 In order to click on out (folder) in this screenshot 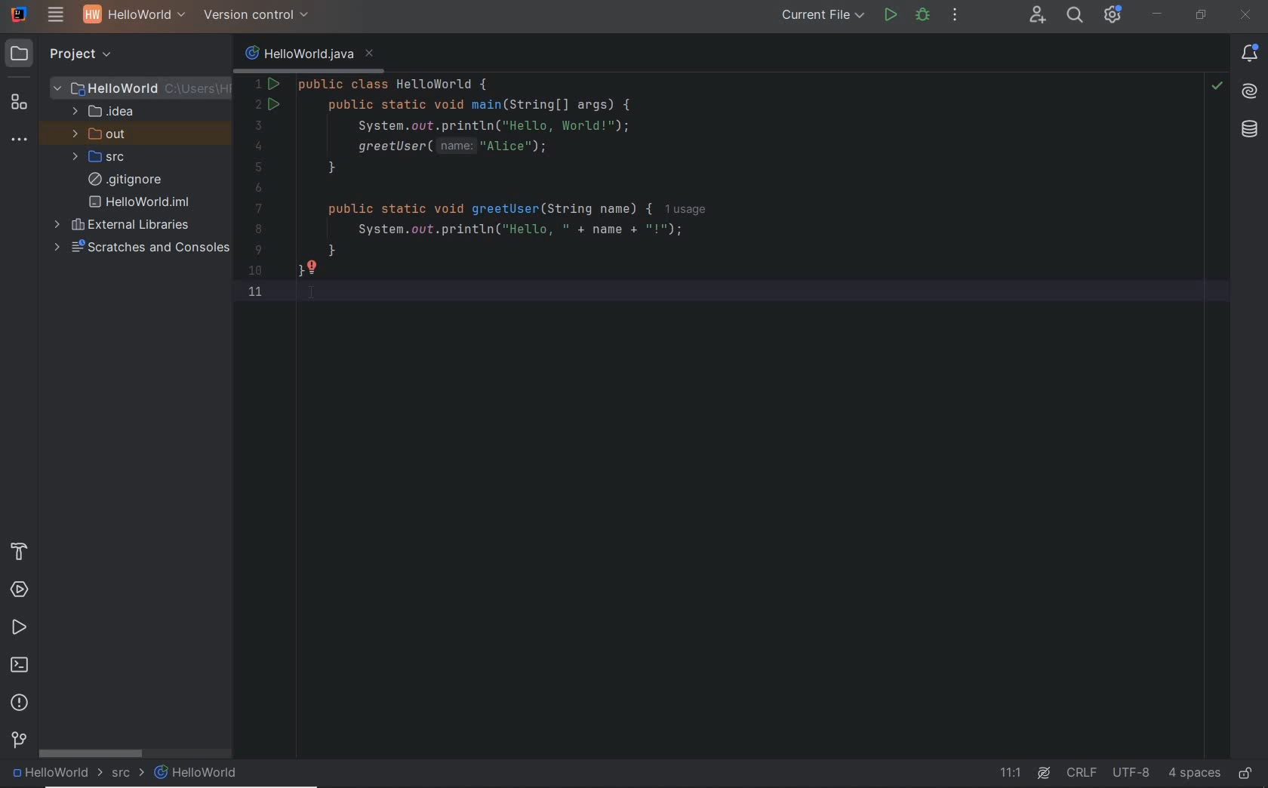, I will do `click(100, 135)`.